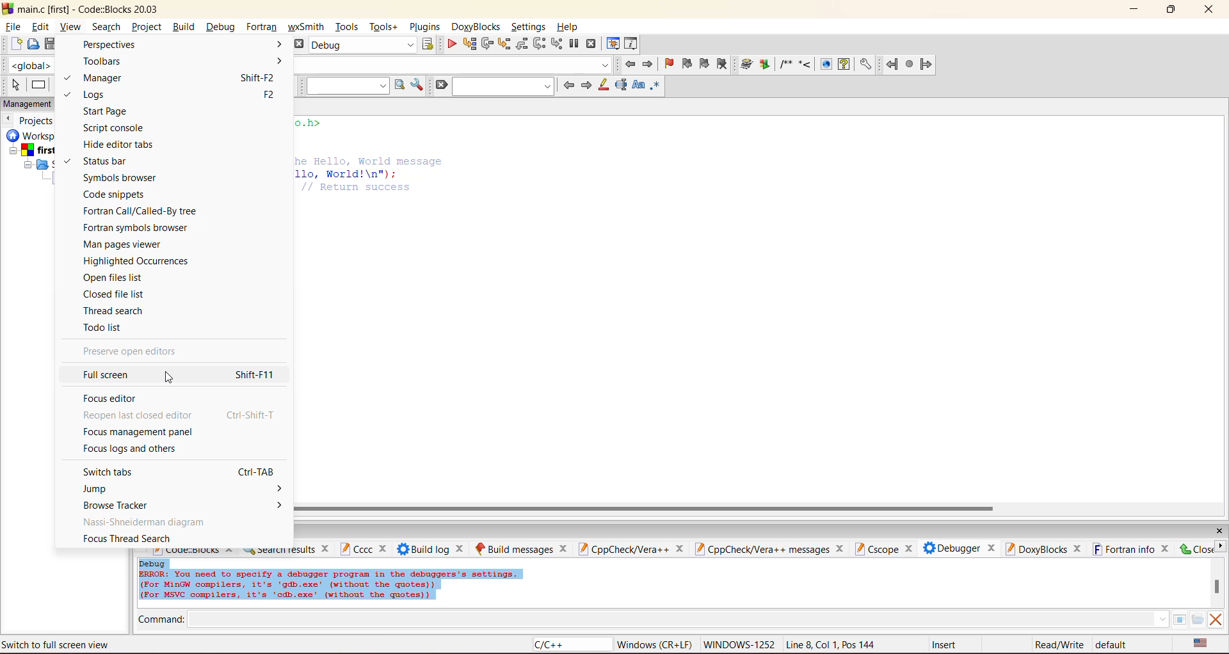 This screenshot has height=654, width=1229. I want to click on open files list, so click(125, 278).